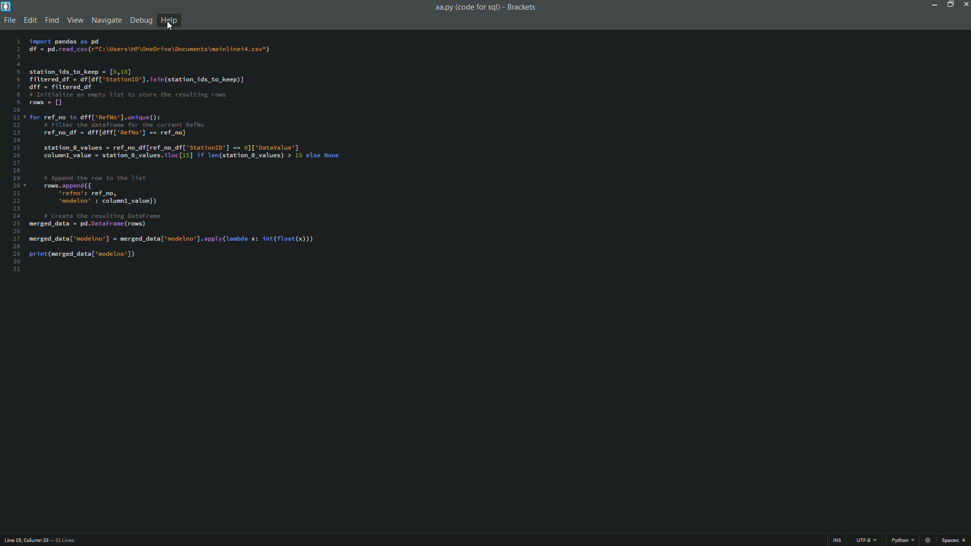 The image size is (971, 546). I want to click on maximize, so click(949, 5).